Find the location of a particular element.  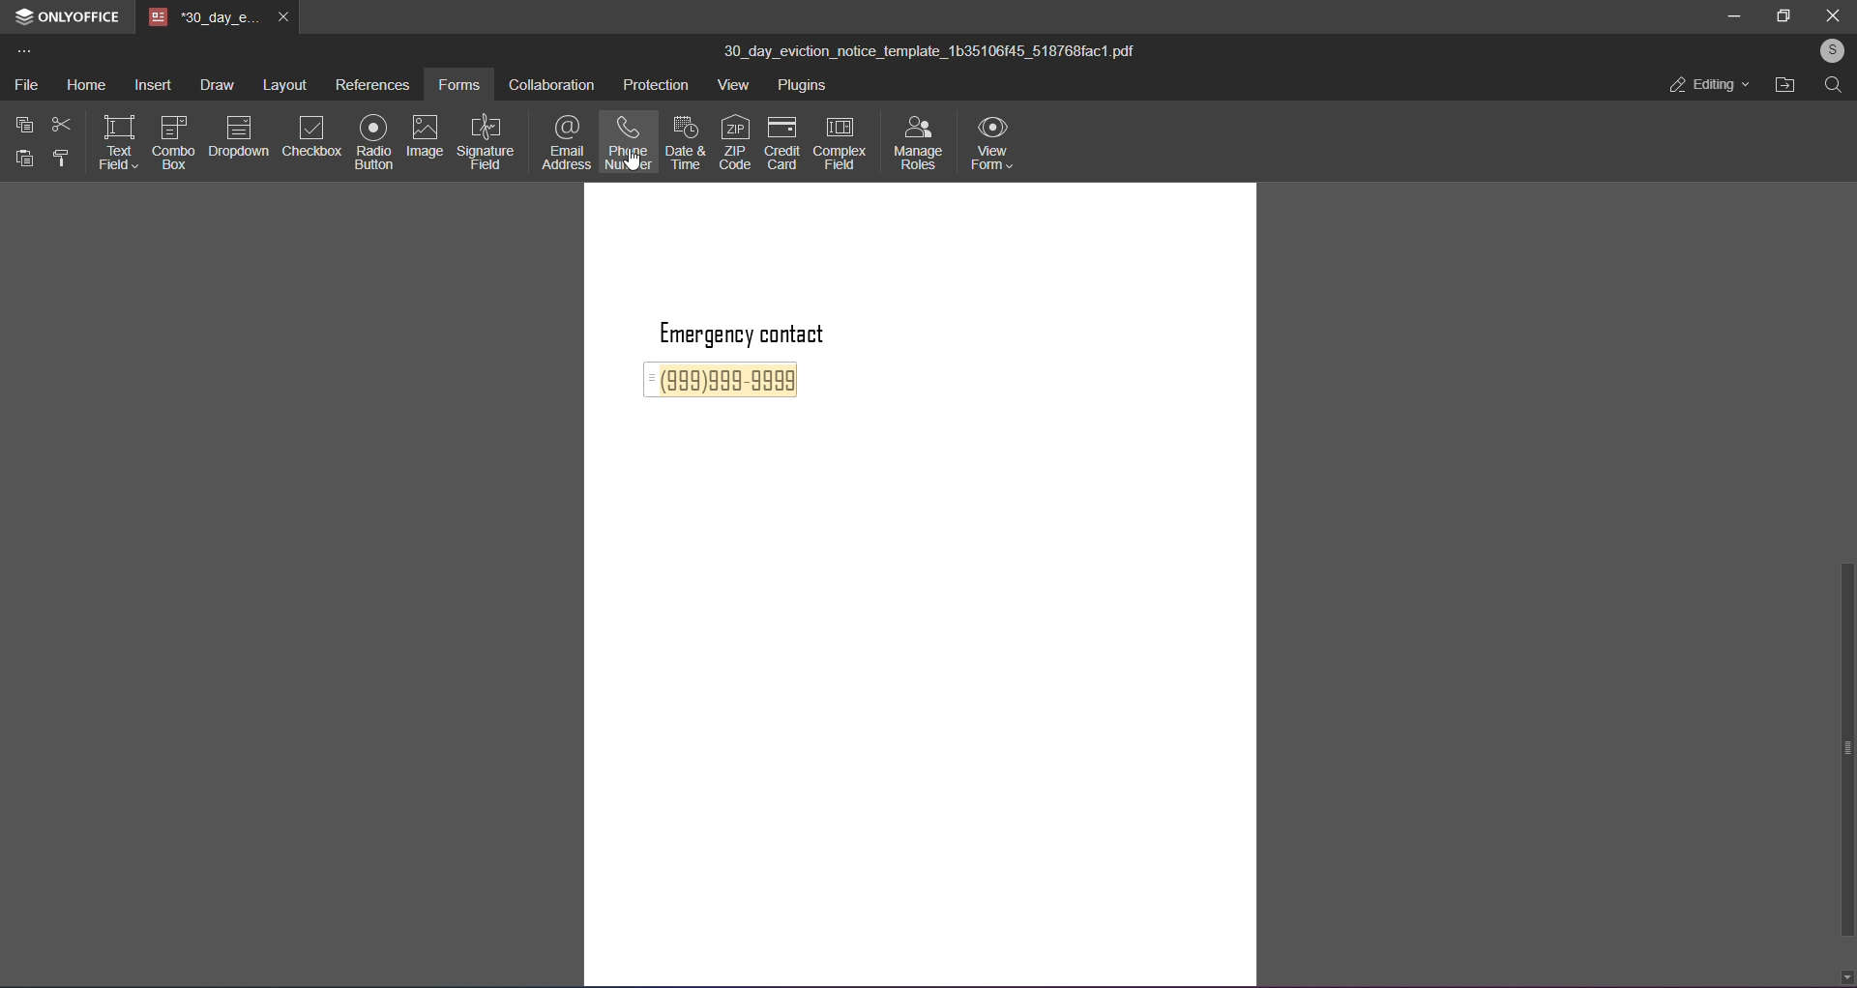

paste is located at coordinates (26, 160).